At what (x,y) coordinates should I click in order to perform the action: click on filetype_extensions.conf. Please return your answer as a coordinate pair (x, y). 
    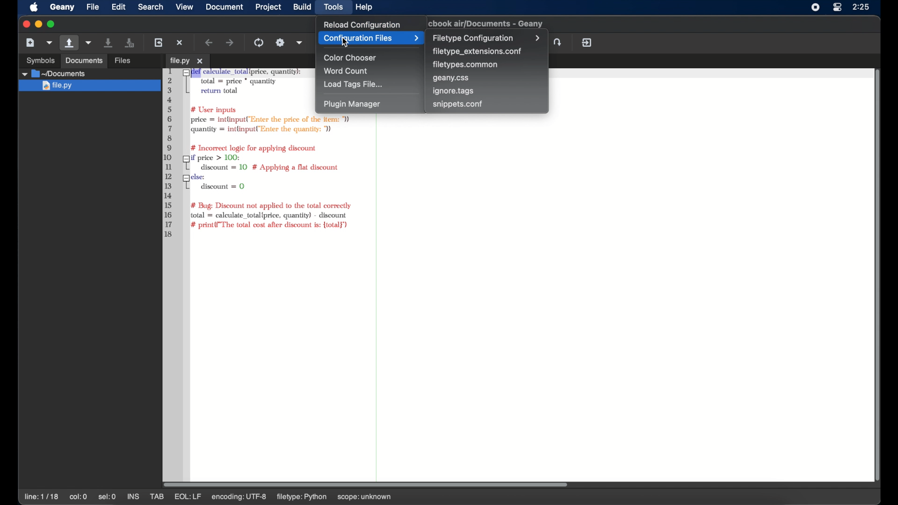
    Looking at the image, I should click on (477, 51).